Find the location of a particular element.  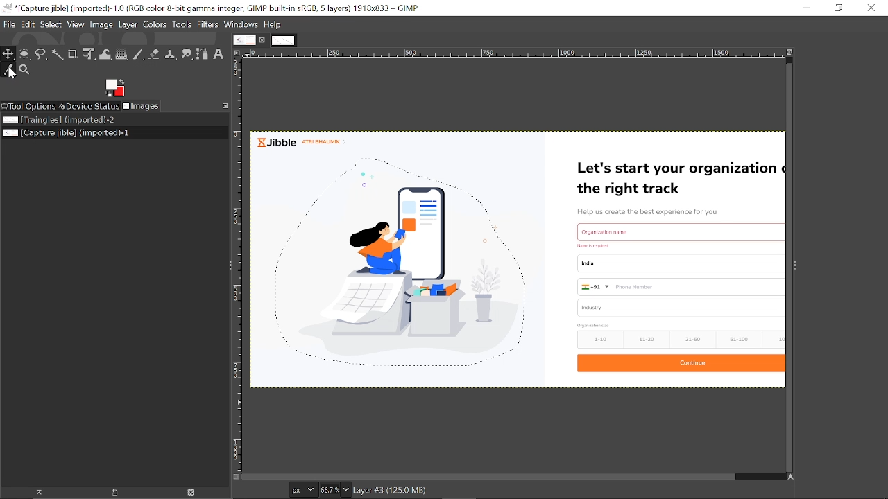

Tools is located at coordinates (181, 24).